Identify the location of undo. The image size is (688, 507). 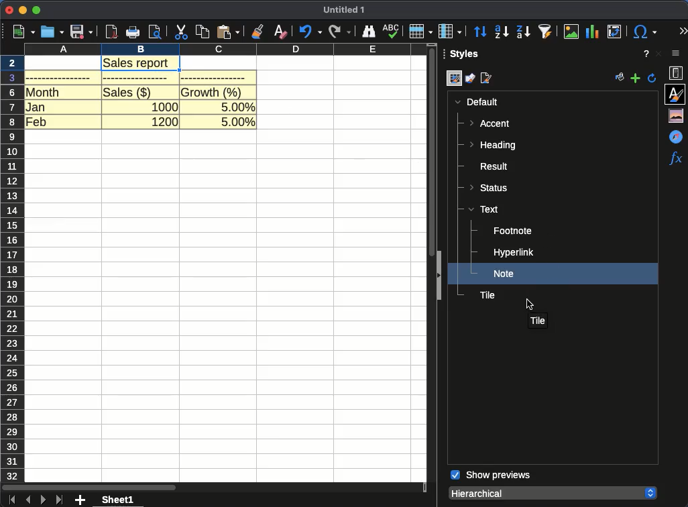
(309, 32).